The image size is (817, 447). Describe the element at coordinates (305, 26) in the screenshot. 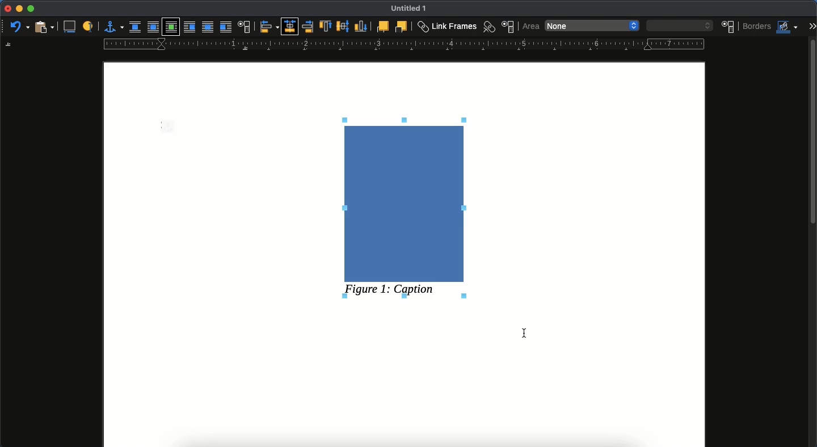

I see `right` at that location.